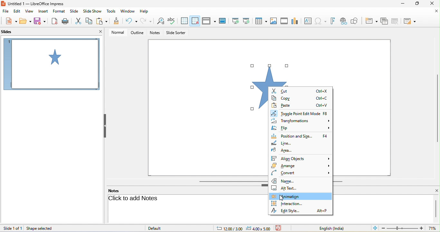  I want to click on image, so click(273, 21).